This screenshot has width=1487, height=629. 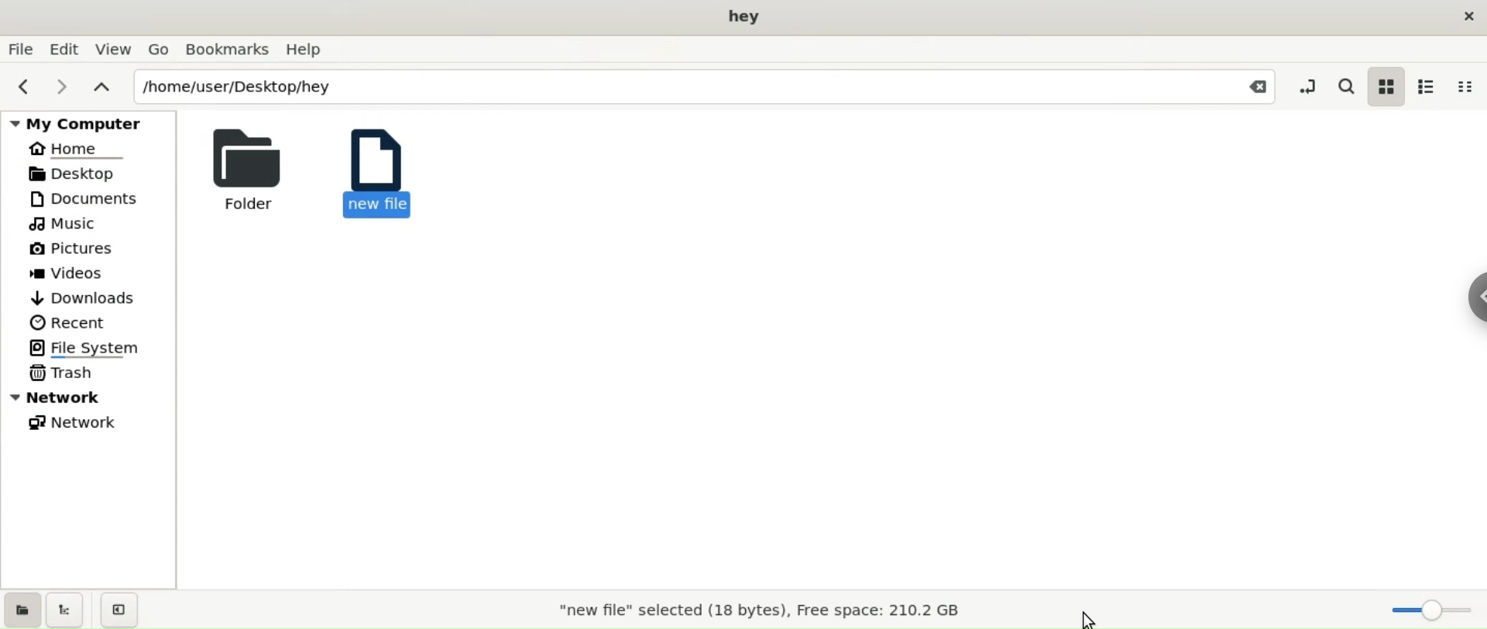 What do you see at coordinates (746, 17) in the screenshot?
I see `hey` at bounding box center [746, 17].